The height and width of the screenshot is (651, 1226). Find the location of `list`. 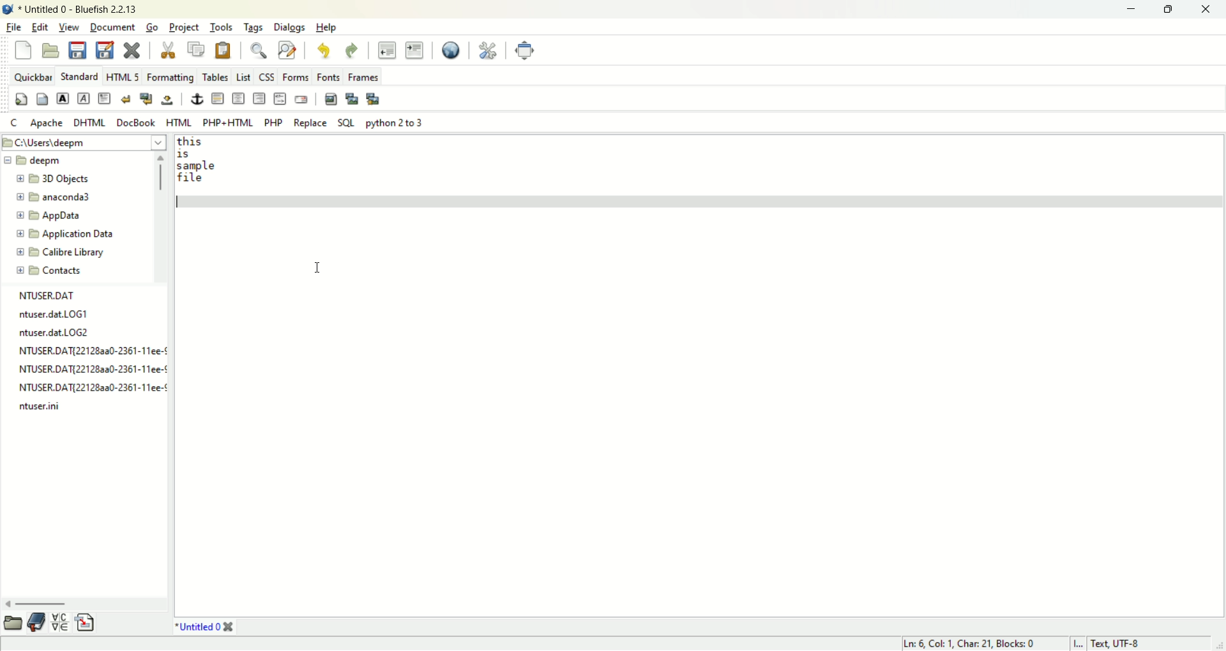

list is located at coordinates (241, 77).